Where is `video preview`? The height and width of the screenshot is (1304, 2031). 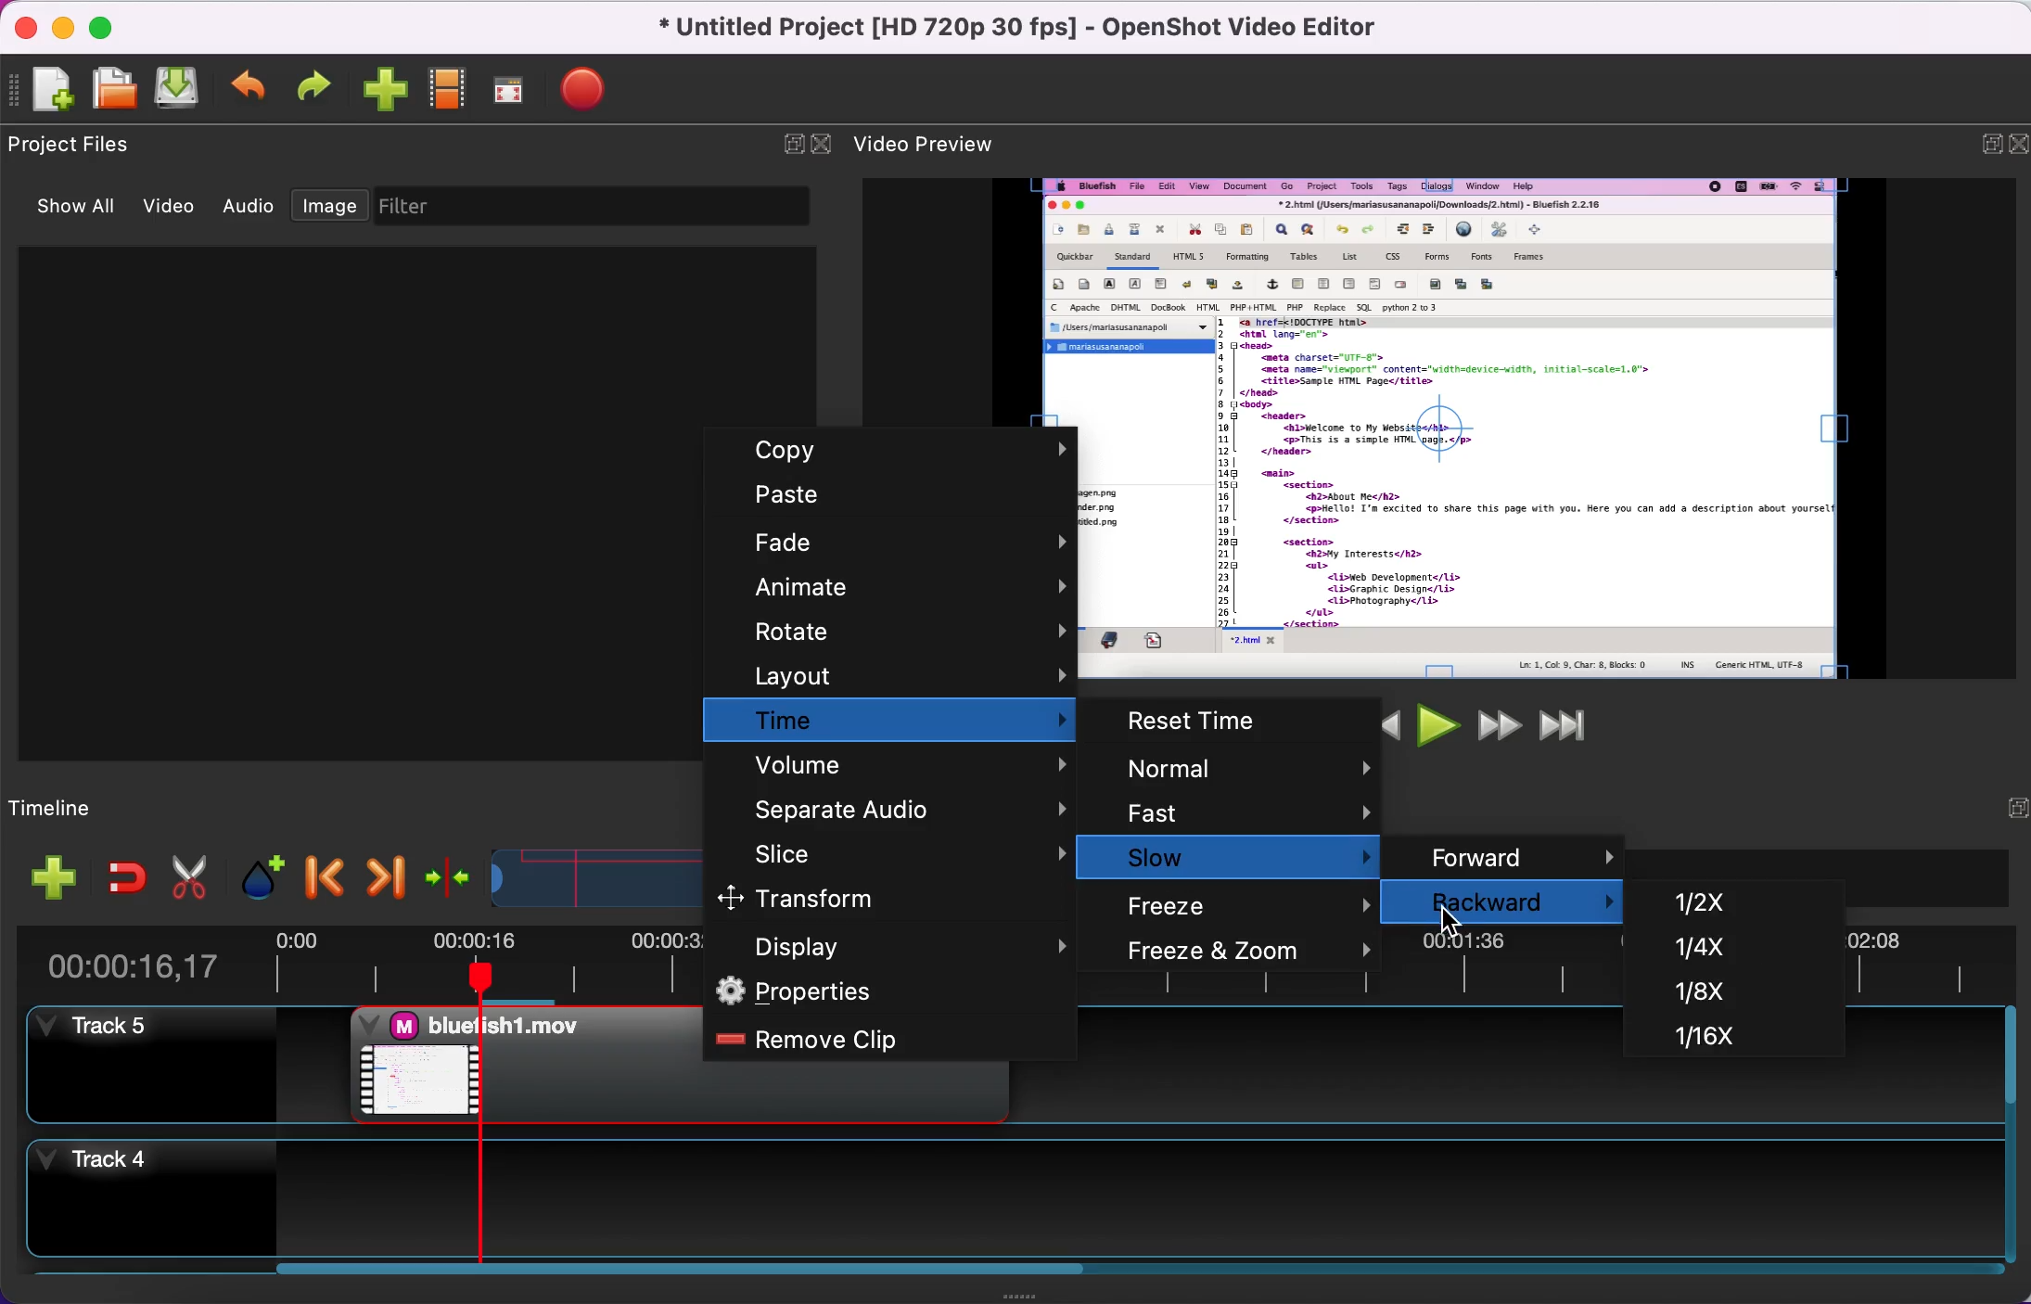
video preview is located at coordinates (1542, 428).